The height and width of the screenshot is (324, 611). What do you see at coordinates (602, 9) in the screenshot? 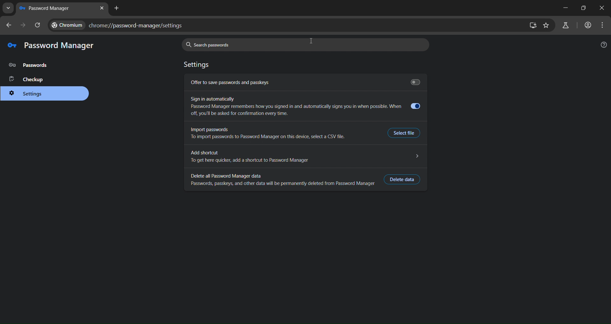
I see `close` at bounding box center [602, 9].